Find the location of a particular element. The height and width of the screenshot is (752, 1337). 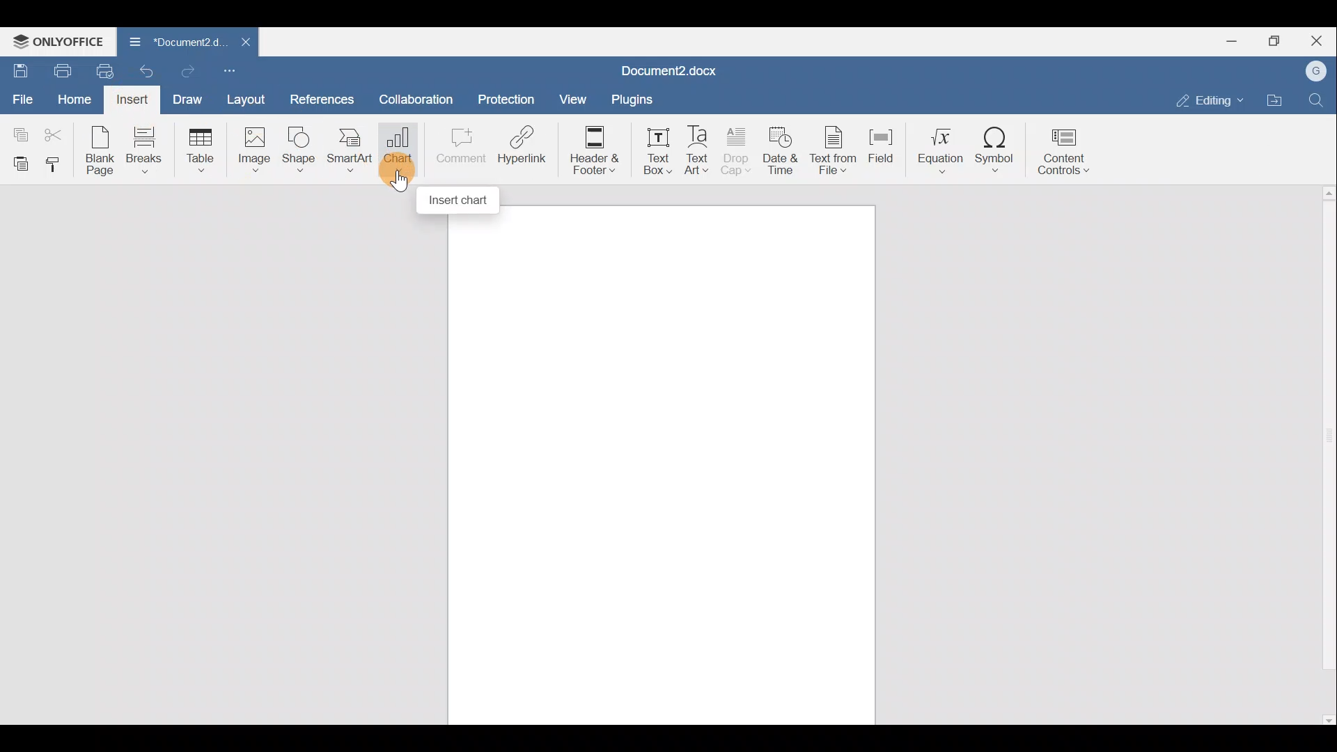

Plugins is located at coordinates (632, 100).